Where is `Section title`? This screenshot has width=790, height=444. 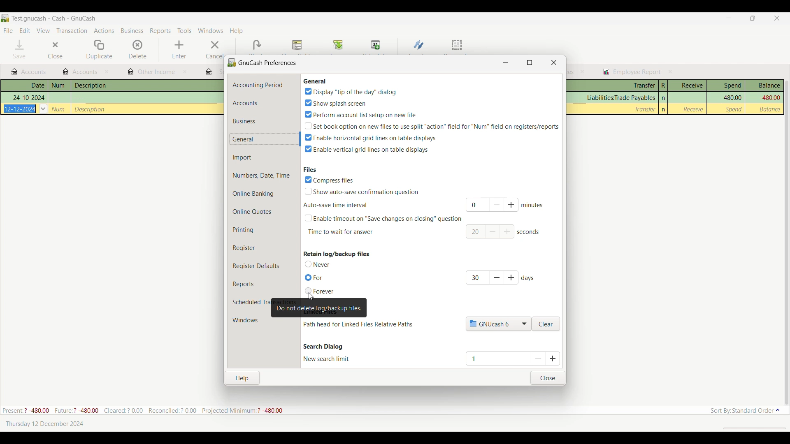
Section title is located at coordinates (323, 347).